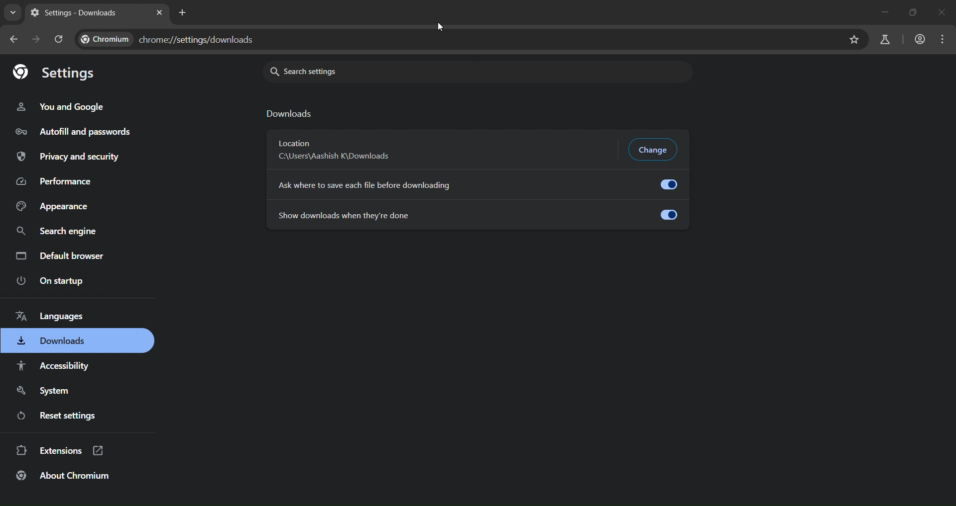 This screenshot has height=506, width=956. I want to click on reload page, so click(58, 39).